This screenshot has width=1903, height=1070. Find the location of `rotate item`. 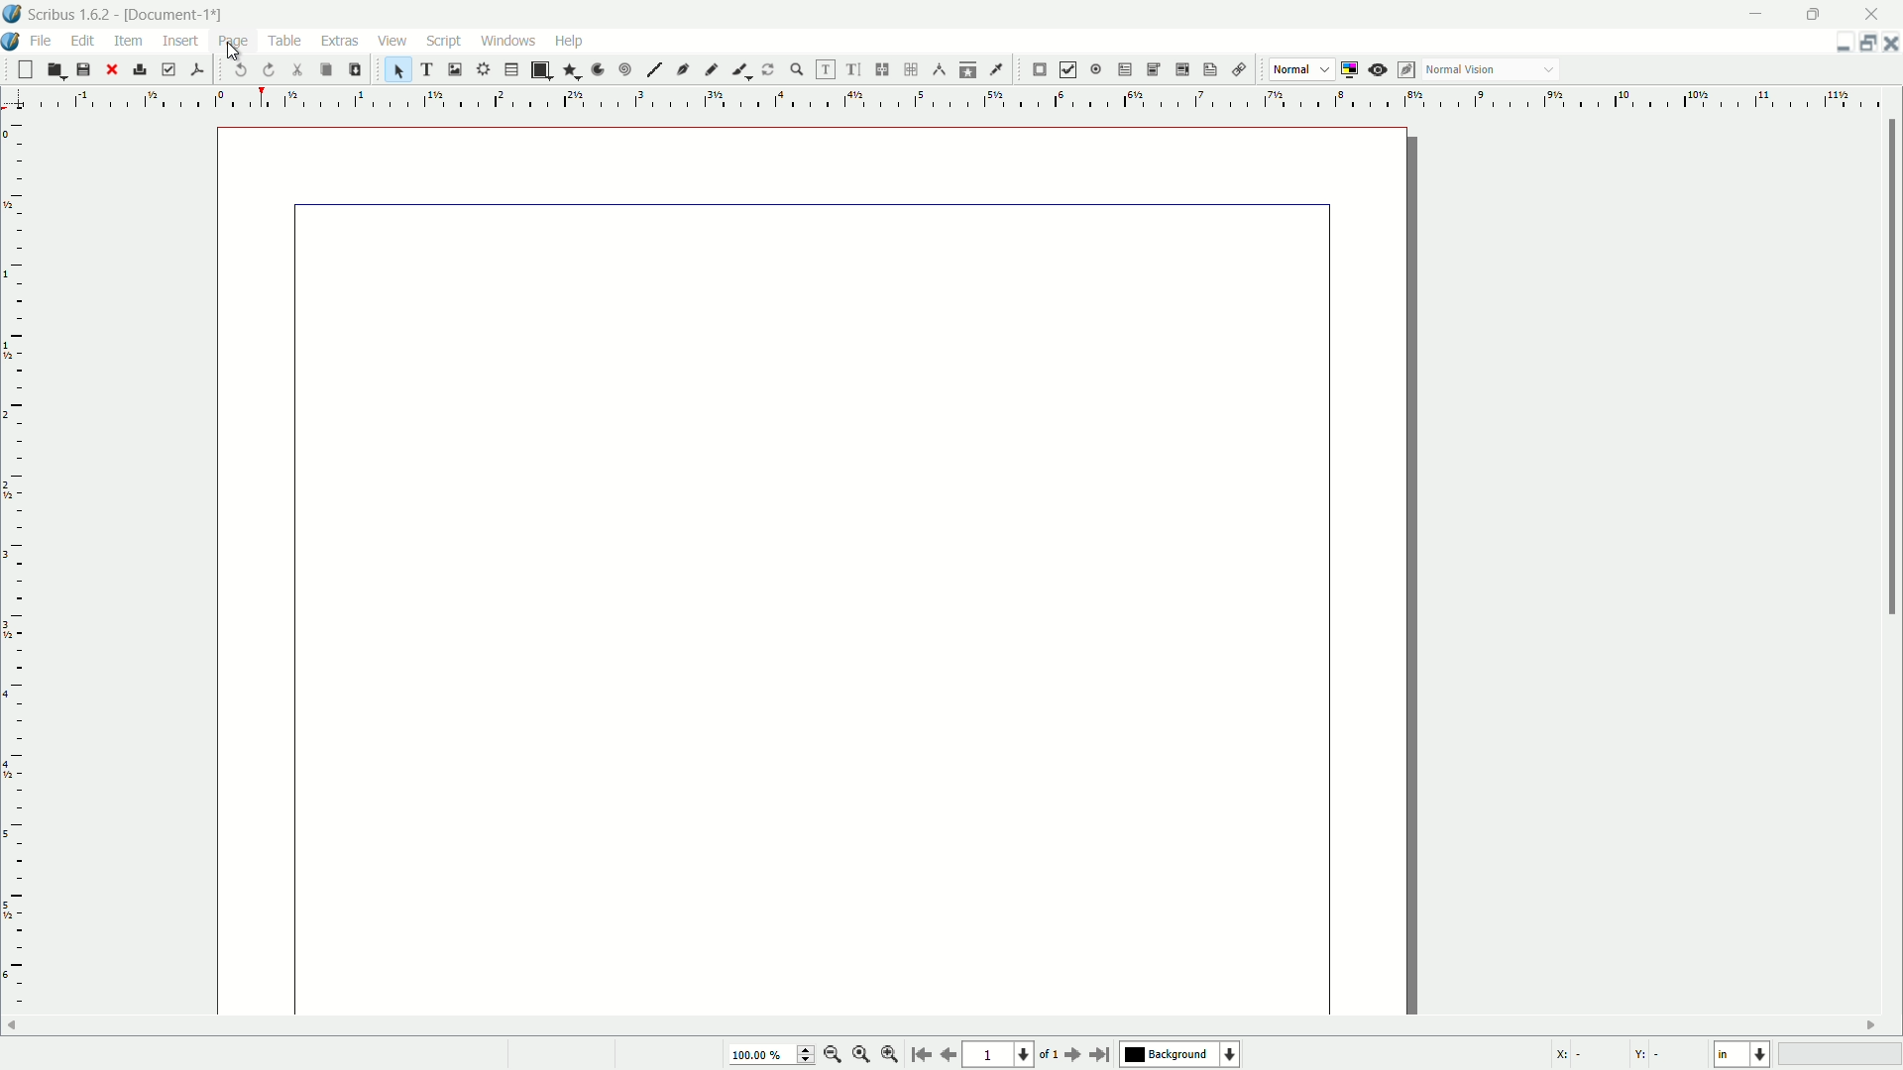

rotate item is located at coordinates (768, 69).